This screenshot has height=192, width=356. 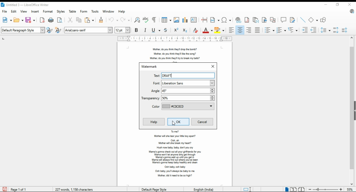 I want to click on superscript, so click(x=176, y=30).